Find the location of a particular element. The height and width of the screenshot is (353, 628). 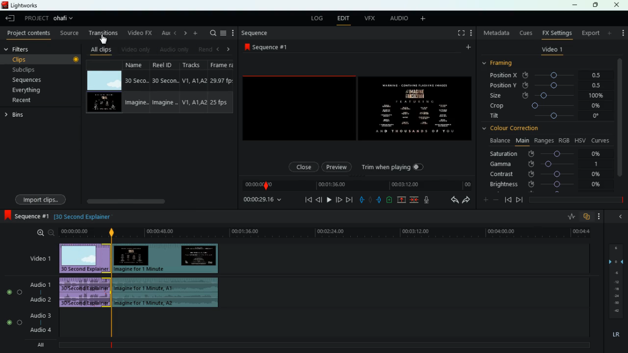

plus is located at coordinates (484, 201).